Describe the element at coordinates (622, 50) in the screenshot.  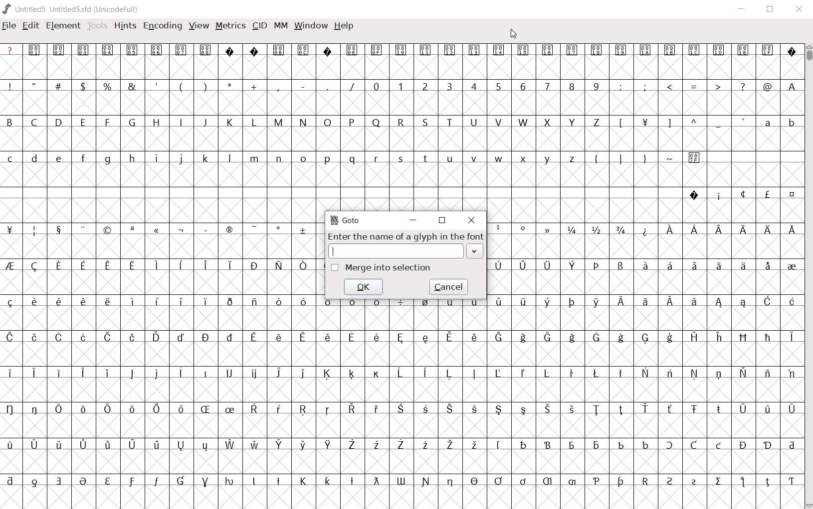
I see `Symbol` at that location.